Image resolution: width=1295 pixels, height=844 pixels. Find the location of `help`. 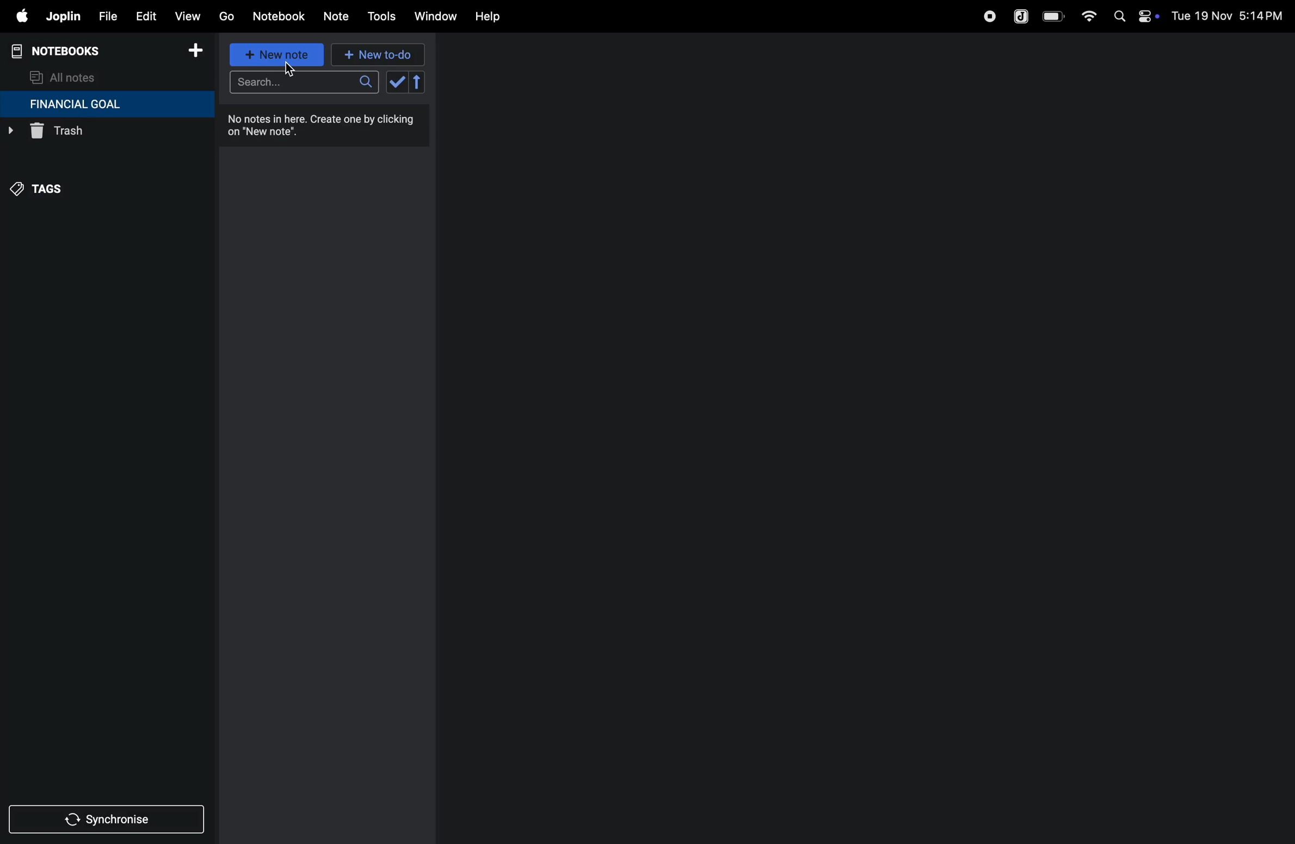

help is located at coordinates (496, 17).